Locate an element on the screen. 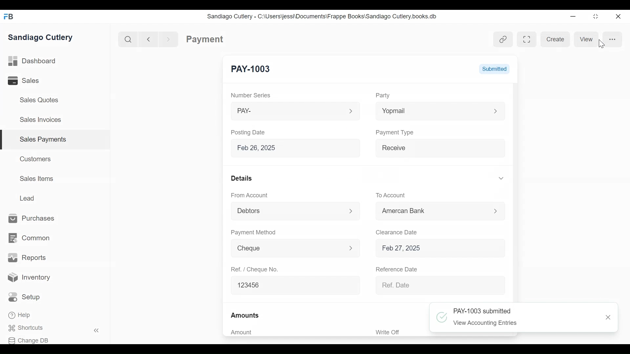 The height and width of the screenshot is (354, 630). Restore is located at coordinates (596, 17).